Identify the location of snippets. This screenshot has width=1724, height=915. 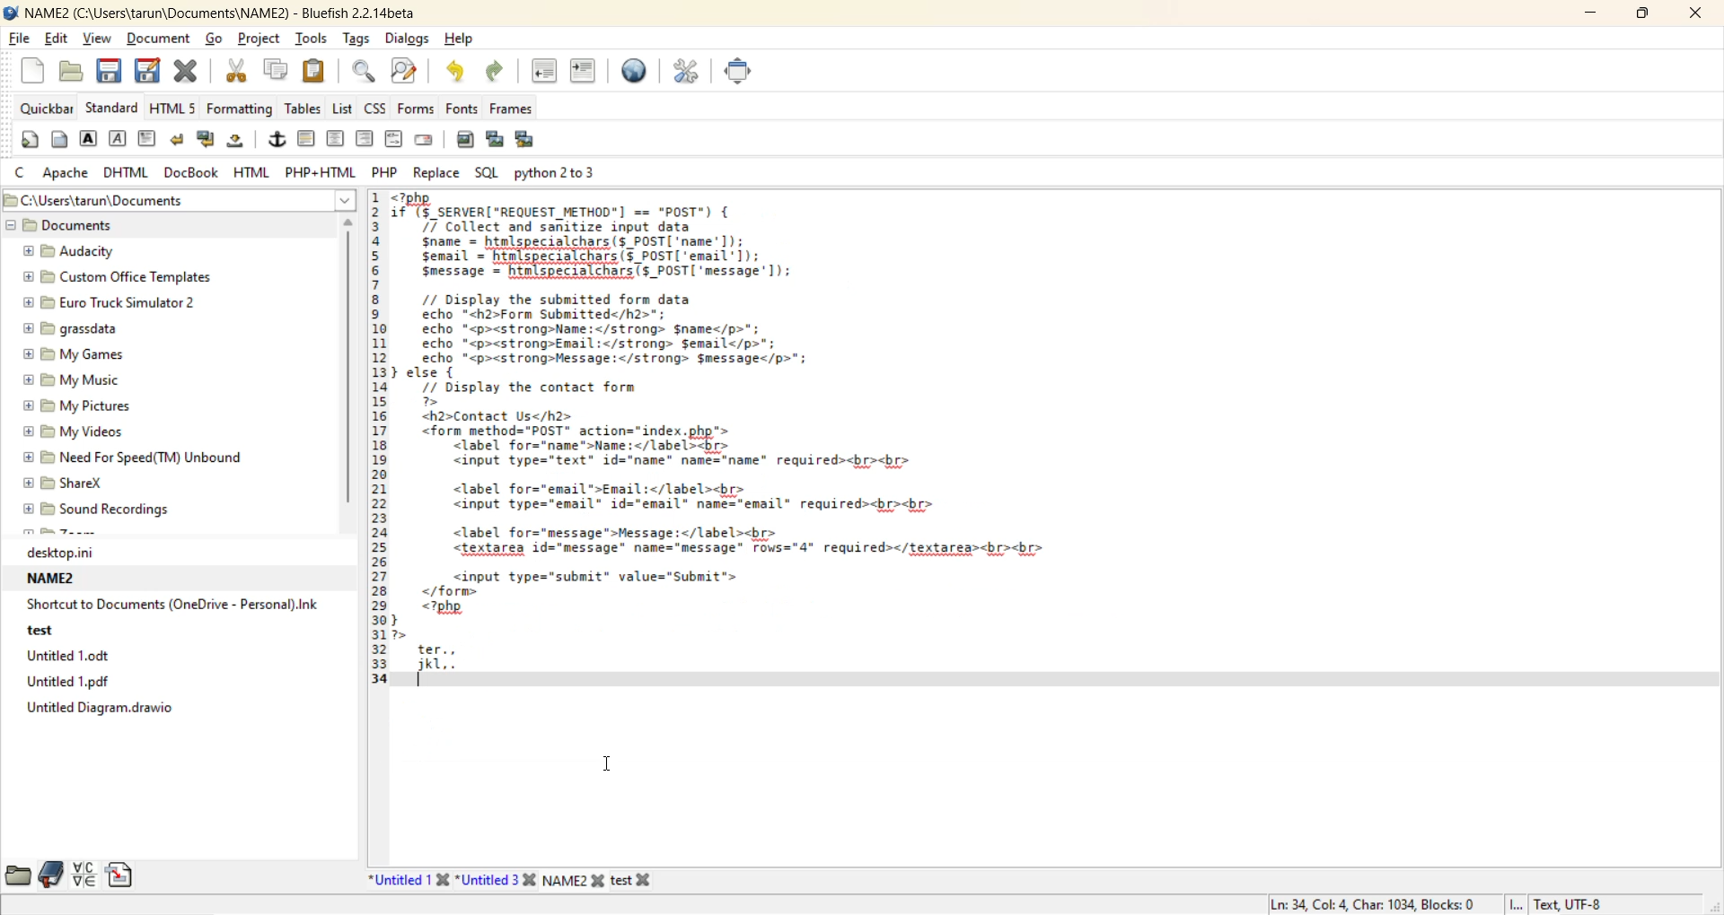
(123, 876).